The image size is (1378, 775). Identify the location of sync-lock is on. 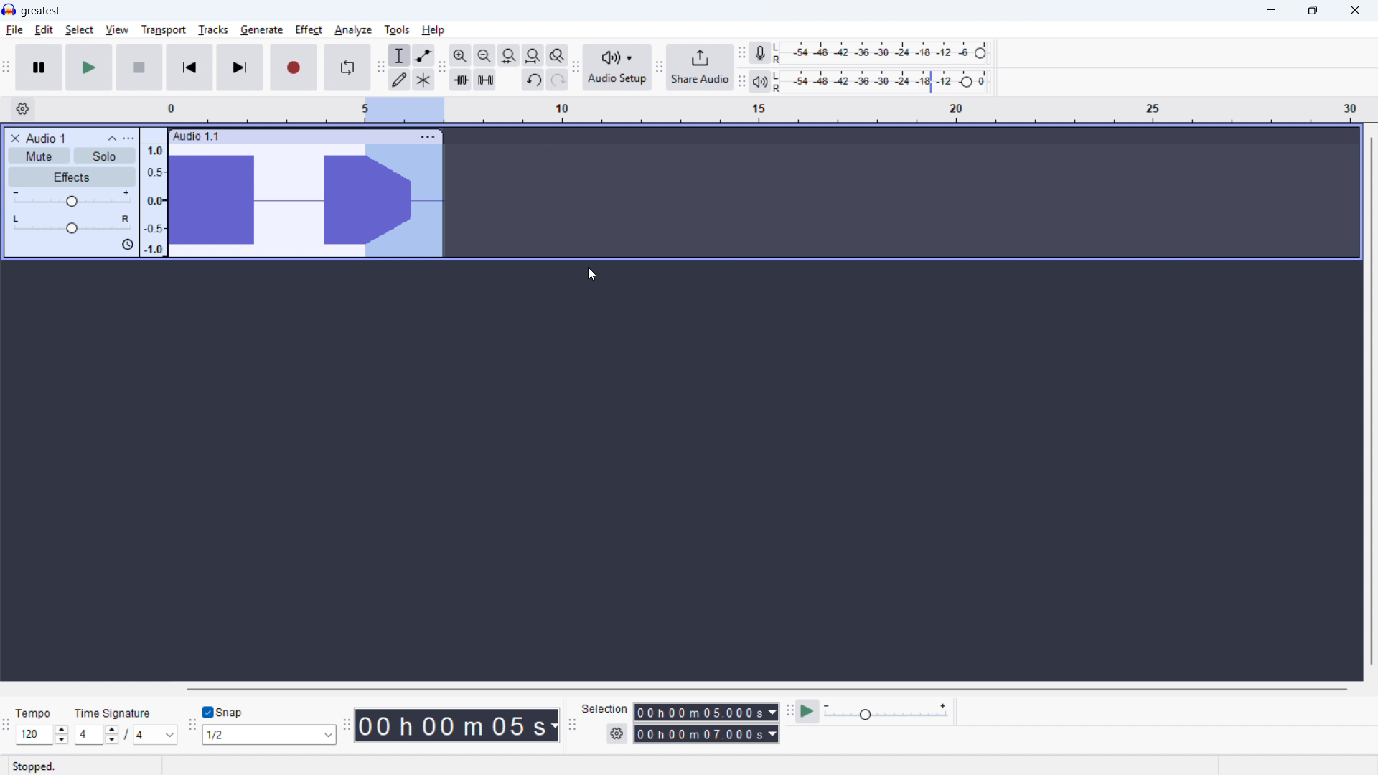
(127, 245).